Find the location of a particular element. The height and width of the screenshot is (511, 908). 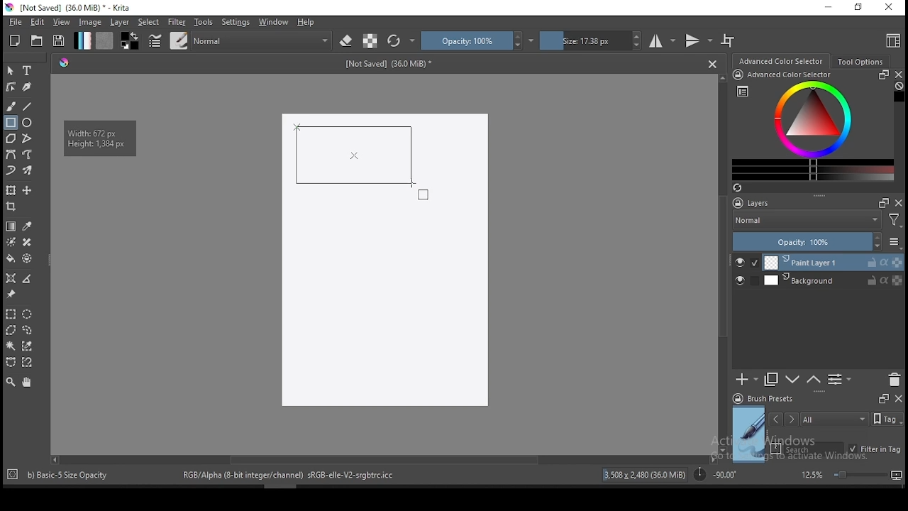

zoom tool is located at coordinates (11, 381).